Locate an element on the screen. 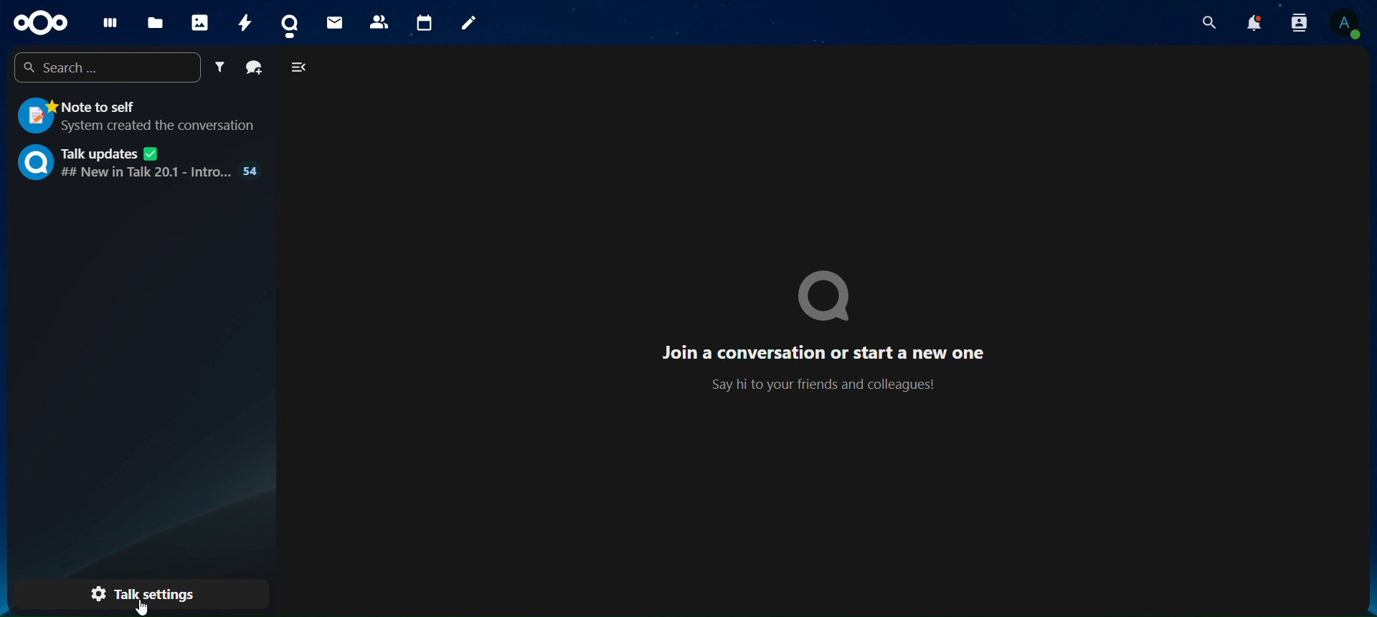 This screenshot has width=1377, height=617. close navigation is located at coordinates (301, 67).